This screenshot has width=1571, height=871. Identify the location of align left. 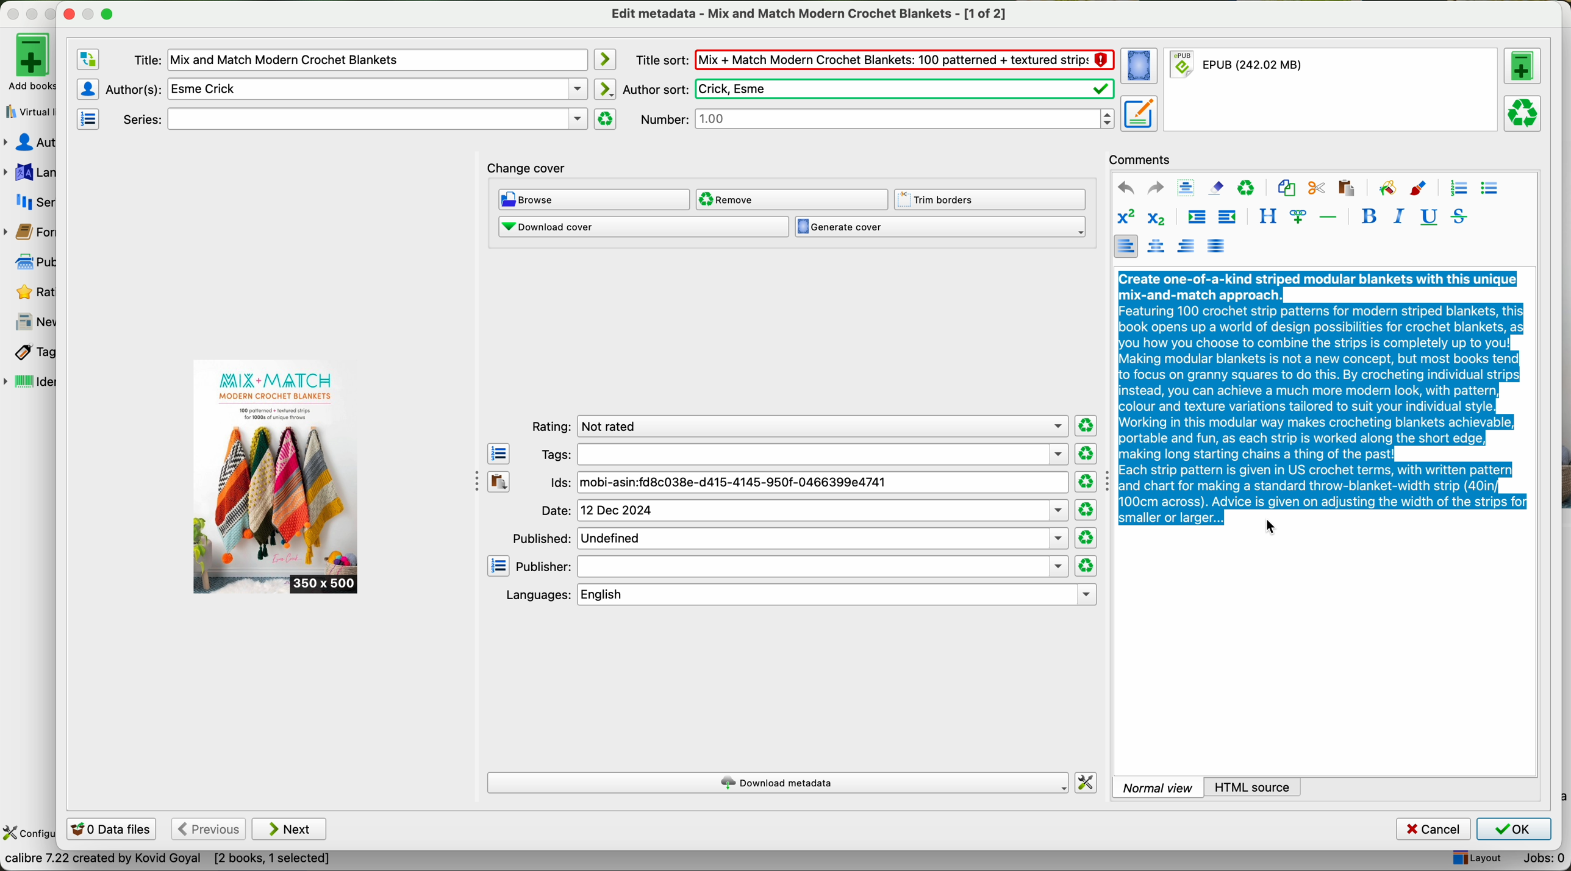
(1125, 246).